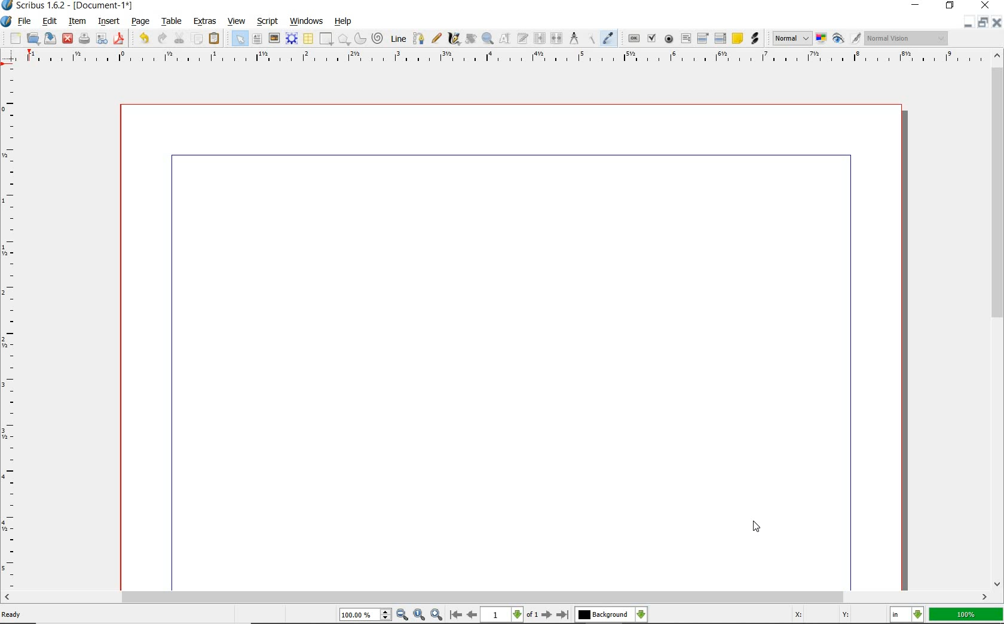 The image size is (1004, 624). What do you see at coordinates (359, 39) in the screenshot?
I see `arc` at bounding box center [359, 39].